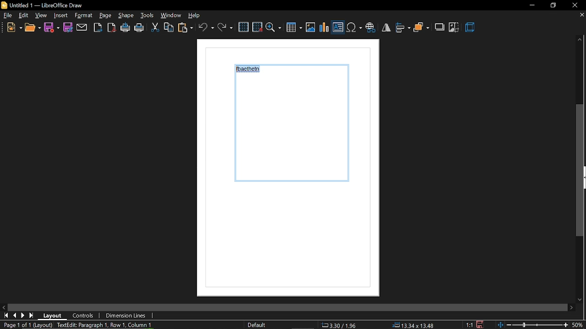 Image resolution: width=586 pixels, height=329 pixels. What do you see at coordinates (15, 316) in the screenshot?
I see `go to previous page` at bounding box center [15, 316].